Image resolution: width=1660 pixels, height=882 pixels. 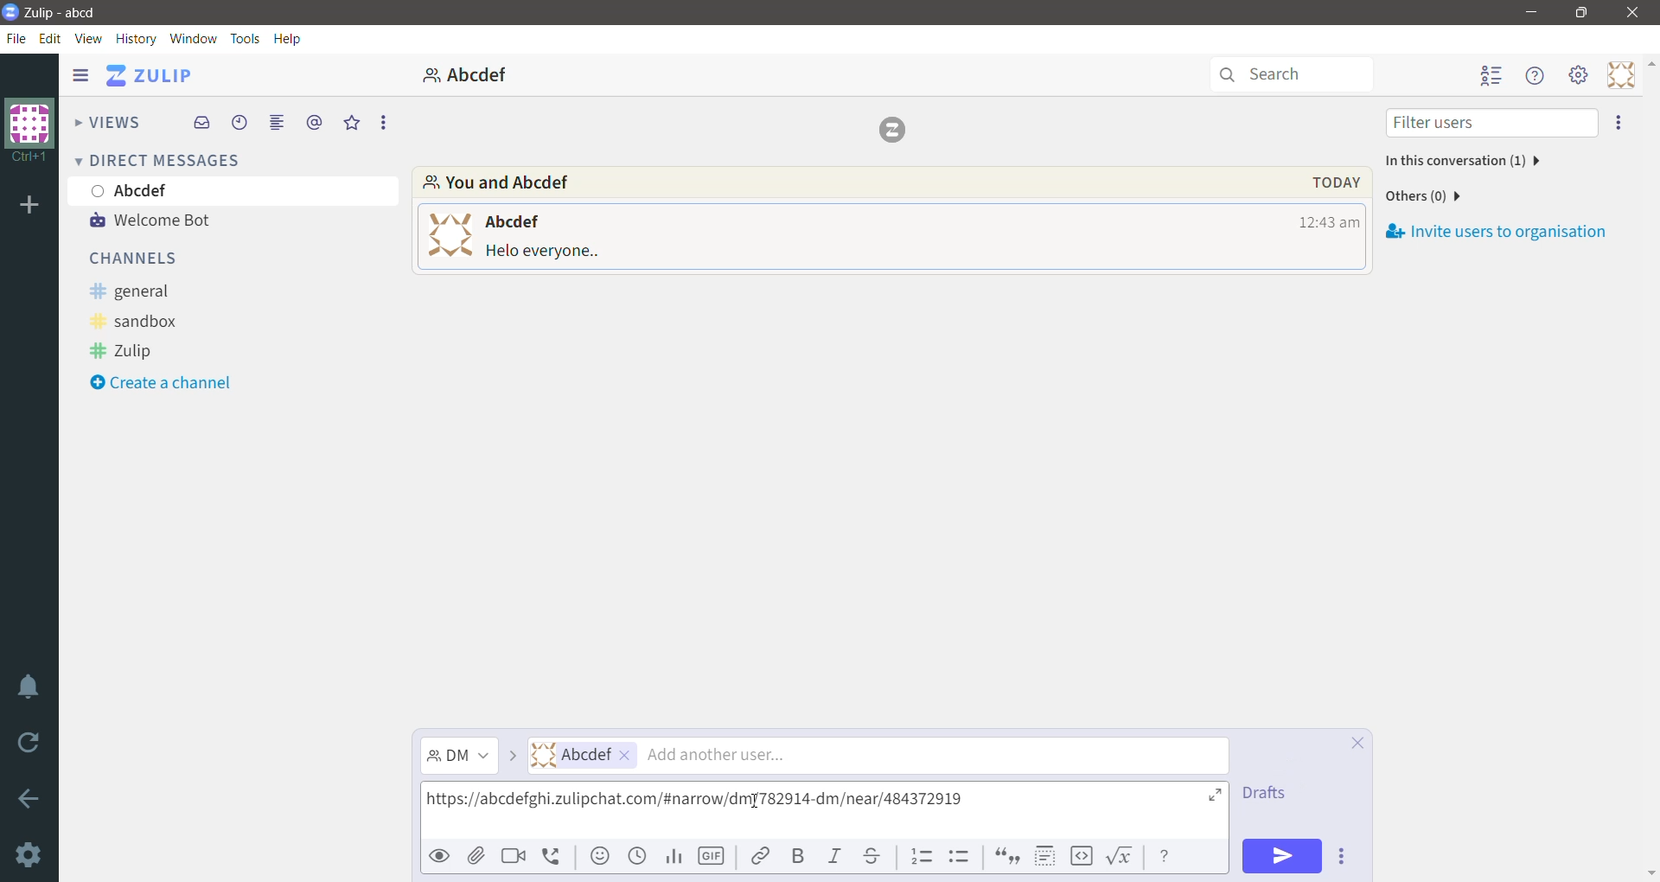 What do you see at coordinates (1633, 13) in the screenshot?
I see `Close` at bounding box center [1633, 13].